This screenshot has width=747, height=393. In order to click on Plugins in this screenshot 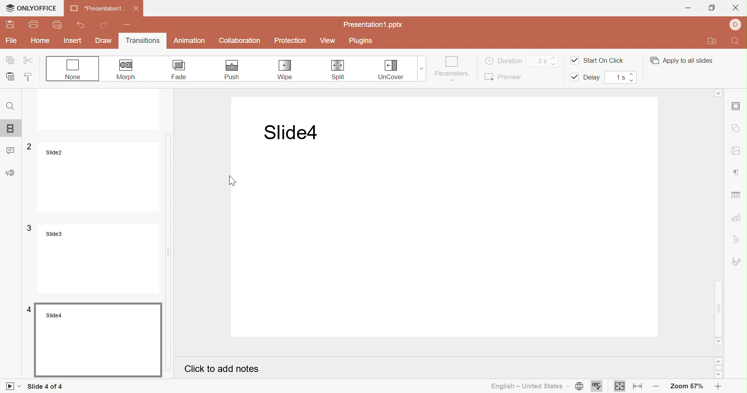, I will do `click(359, 40)`.